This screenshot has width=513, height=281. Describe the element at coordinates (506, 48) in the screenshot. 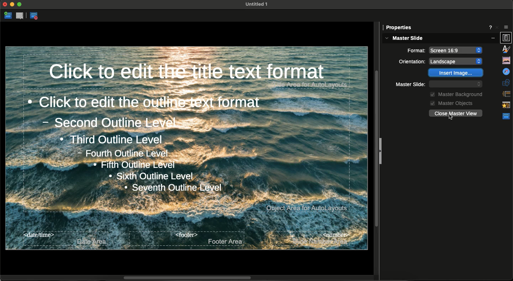

I see `Gallery` at that location.